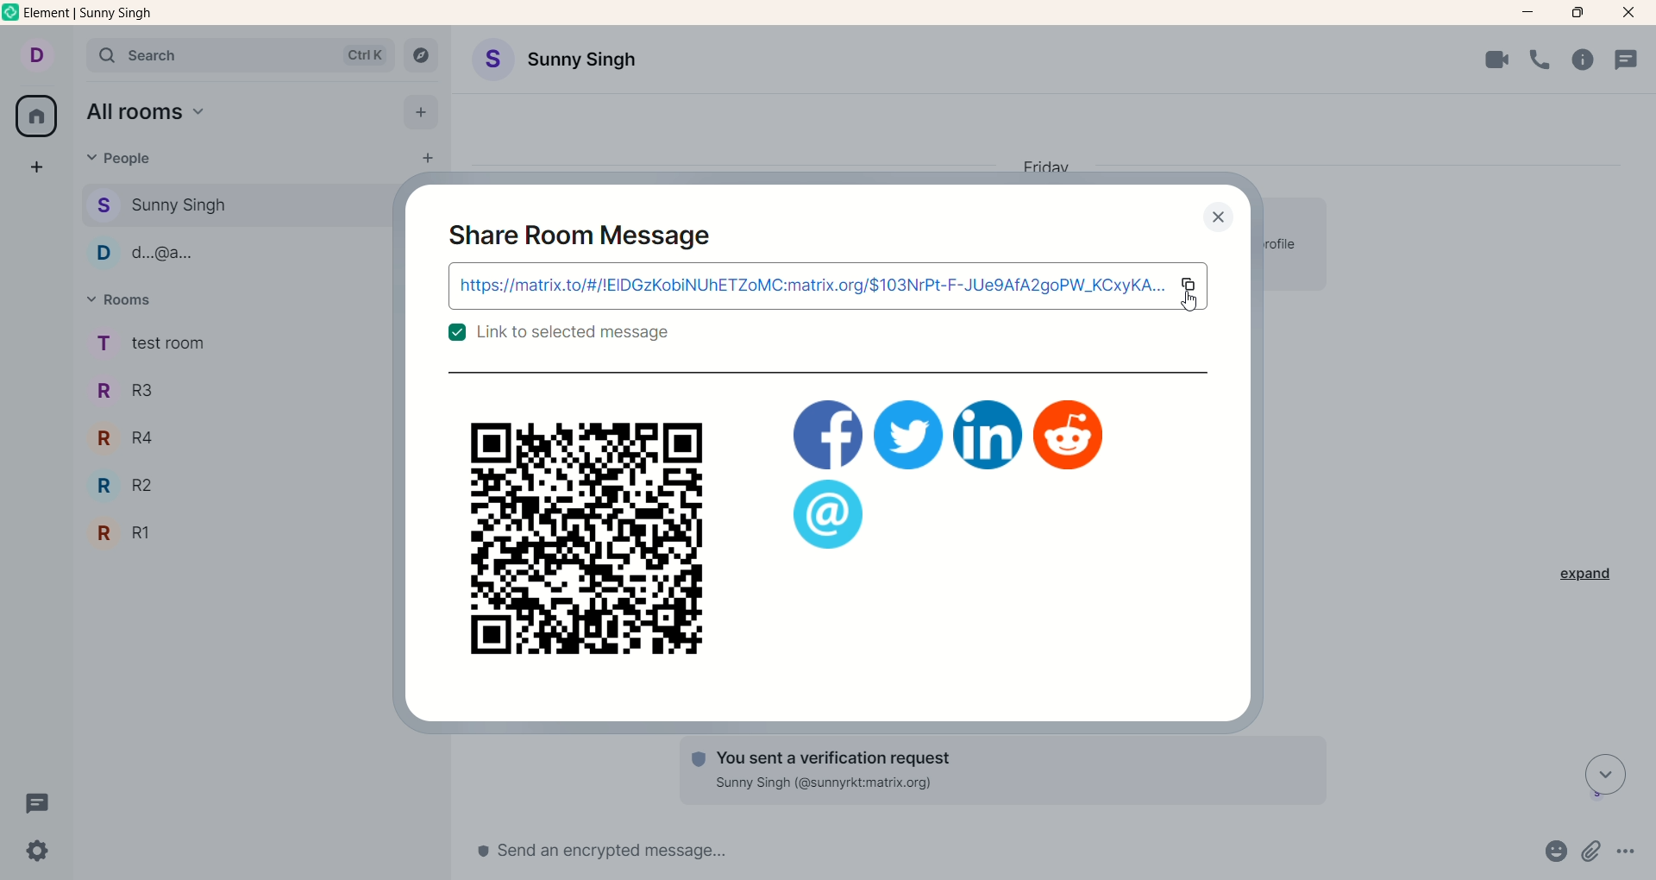 Image resolution: width=1656 pixels, height=880 pixels. What do you see at coordinates (808, 288) in the screenshot?
I see `link` at bounding box center [808, 288].